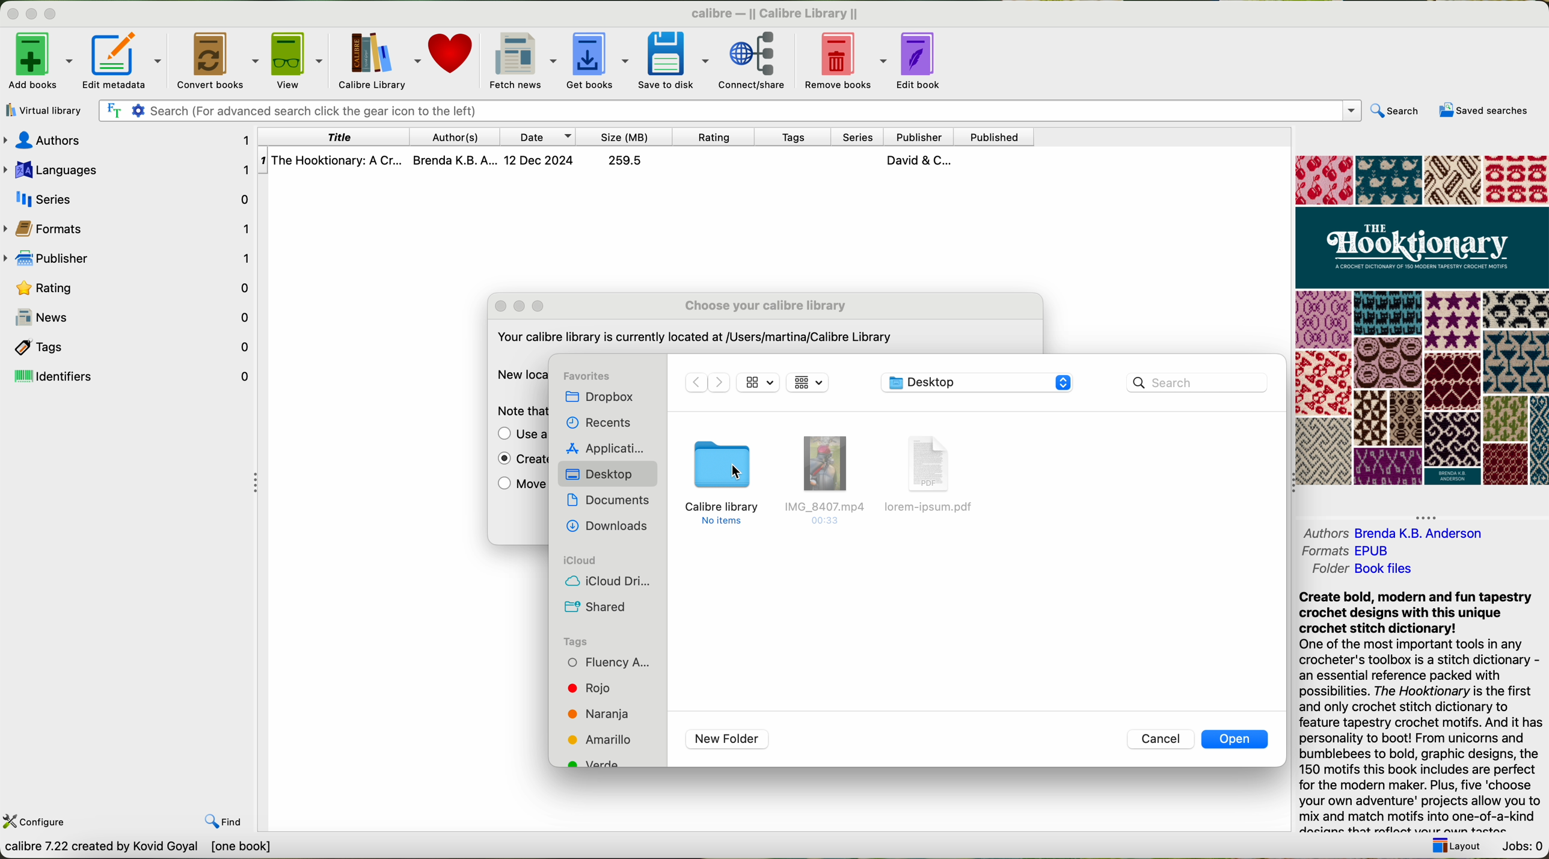 The image size is (1549, 859). What do you see at coordinates (606, 501) in the screenshot?
I see `documents` at bounding box center [606, 501].